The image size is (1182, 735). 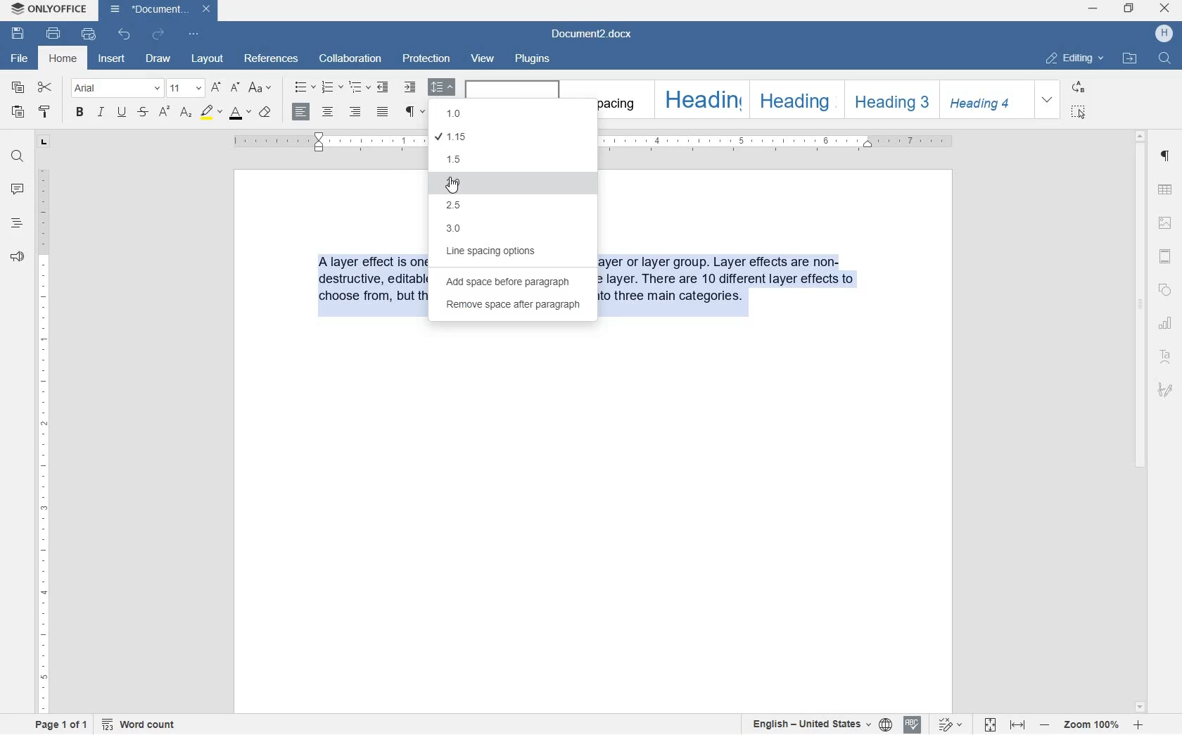 What do you see at coordinates (144, 113) in the screenshot?
I see `strikethrough` at bounding box center [144, 113].